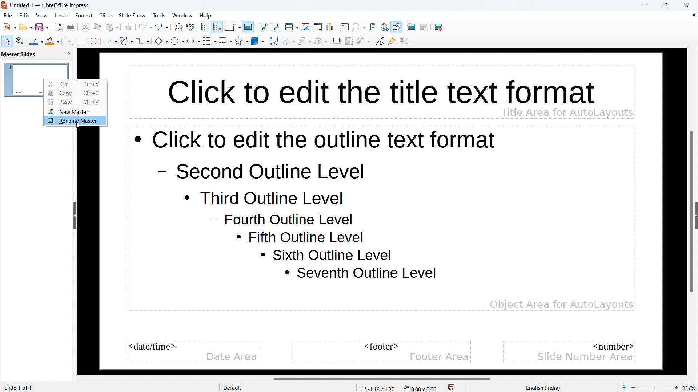  I want to click on slide show, so click(132, 15).